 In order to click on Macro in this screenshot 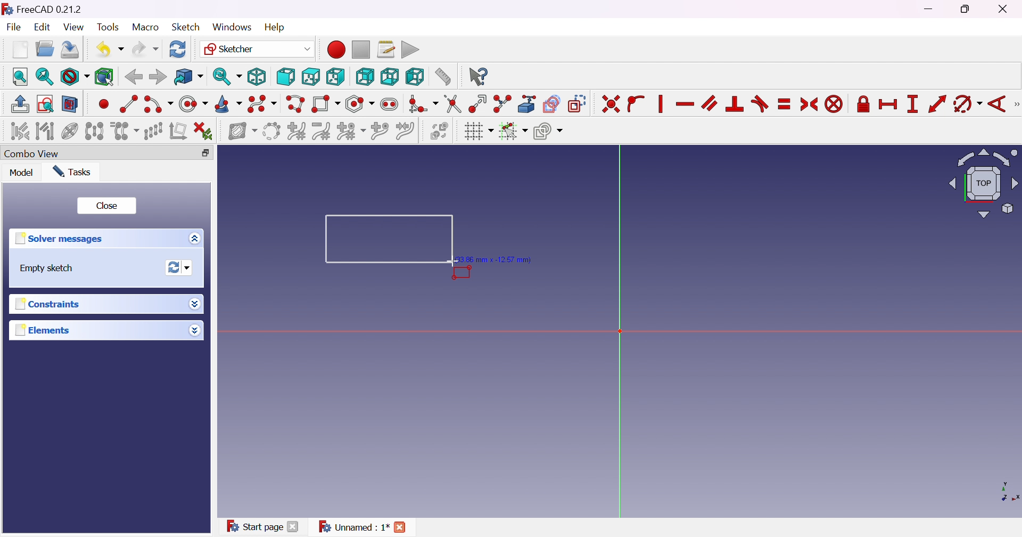, I will do `click(144, 27)`.